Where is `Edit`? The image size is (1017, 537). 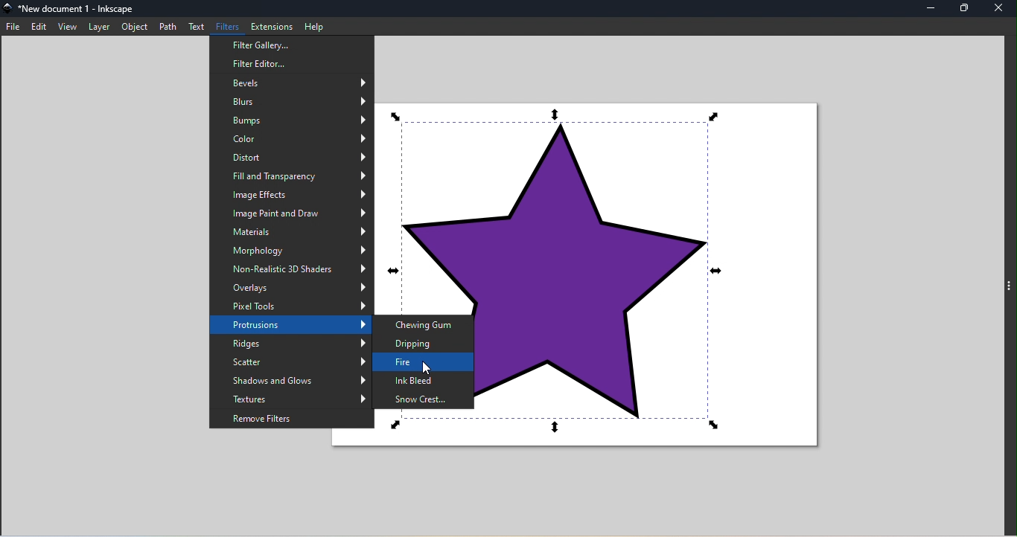
Edit is located at coordinates (41, 28).